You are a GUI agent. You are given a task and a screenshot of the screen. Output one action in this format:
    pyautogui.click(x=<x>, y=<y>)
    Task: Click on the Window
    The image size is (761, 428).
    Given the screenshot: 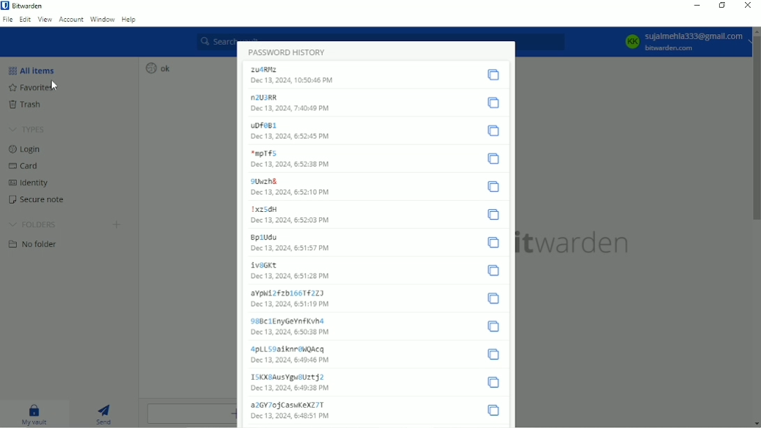 What is the action you would take?
    pyautogui.click(x=102, y=19)
    